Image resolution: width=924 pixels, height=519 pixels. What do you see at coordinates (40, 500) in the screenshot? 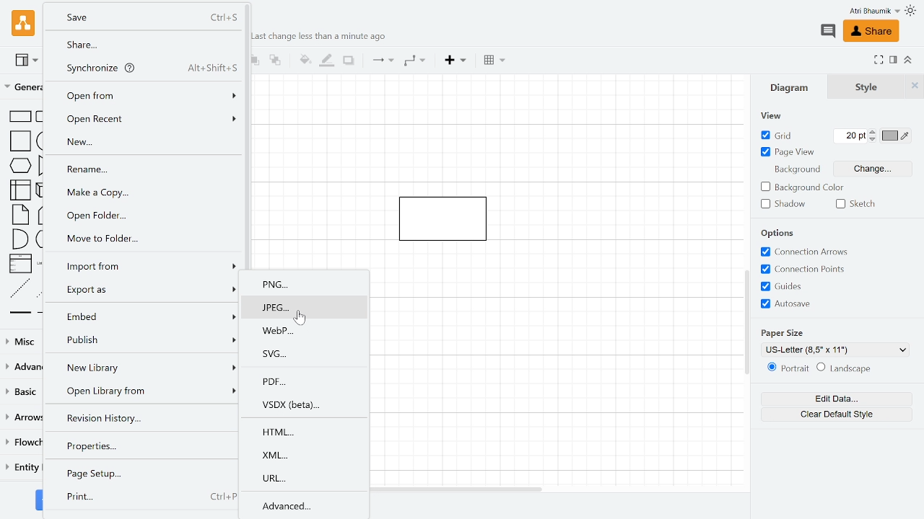
I see `More shapes` at bounding box center [40, 500].